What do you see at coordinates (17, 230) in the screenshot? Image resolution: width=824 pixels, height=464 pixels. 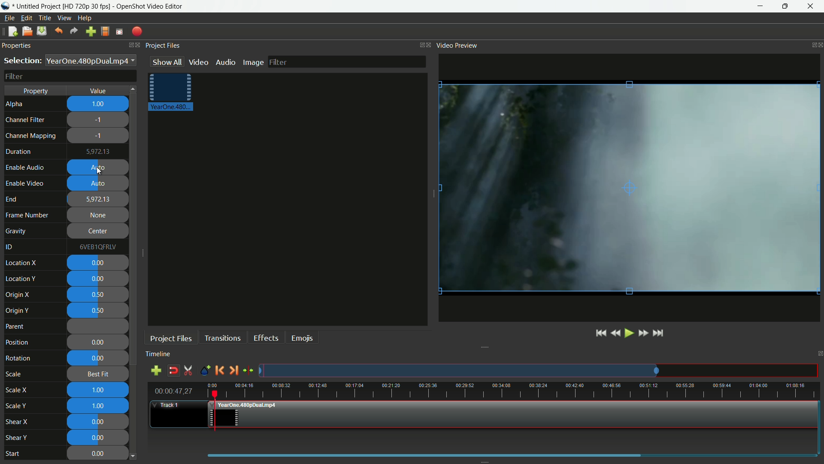 I see `gravity` at bounding box center [17, 230].